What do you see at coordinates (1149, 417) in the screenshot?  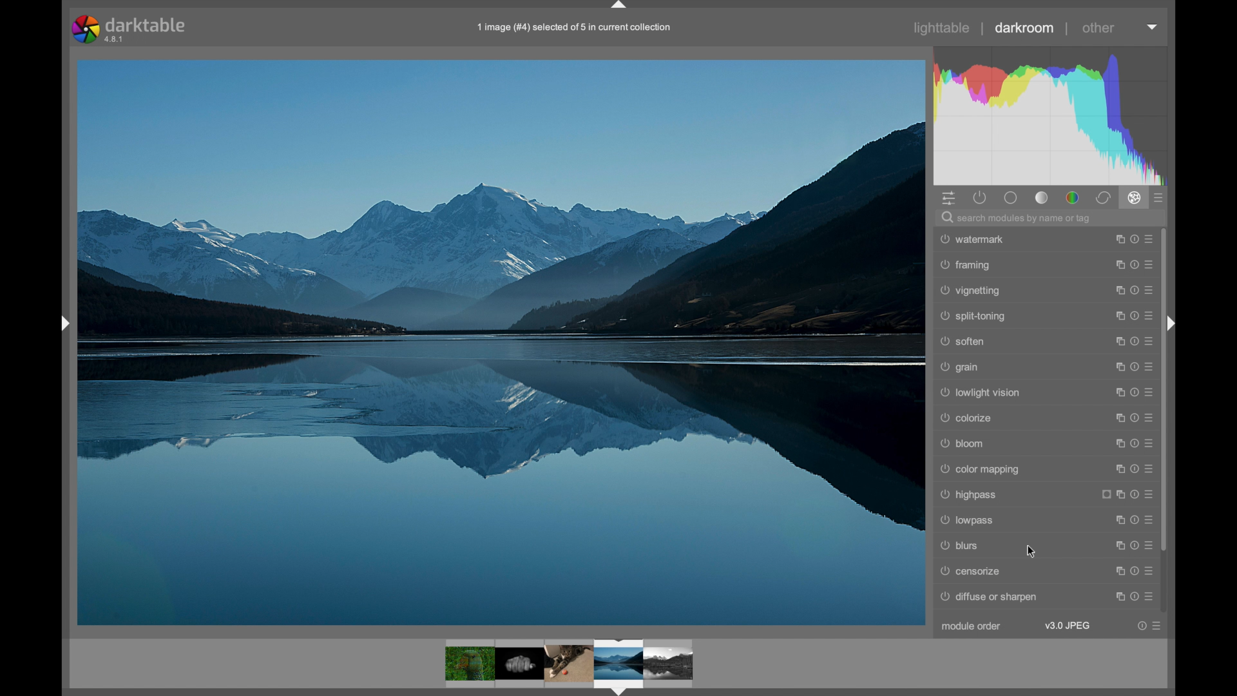 I see `more options` at bounding box center [1149, 417].